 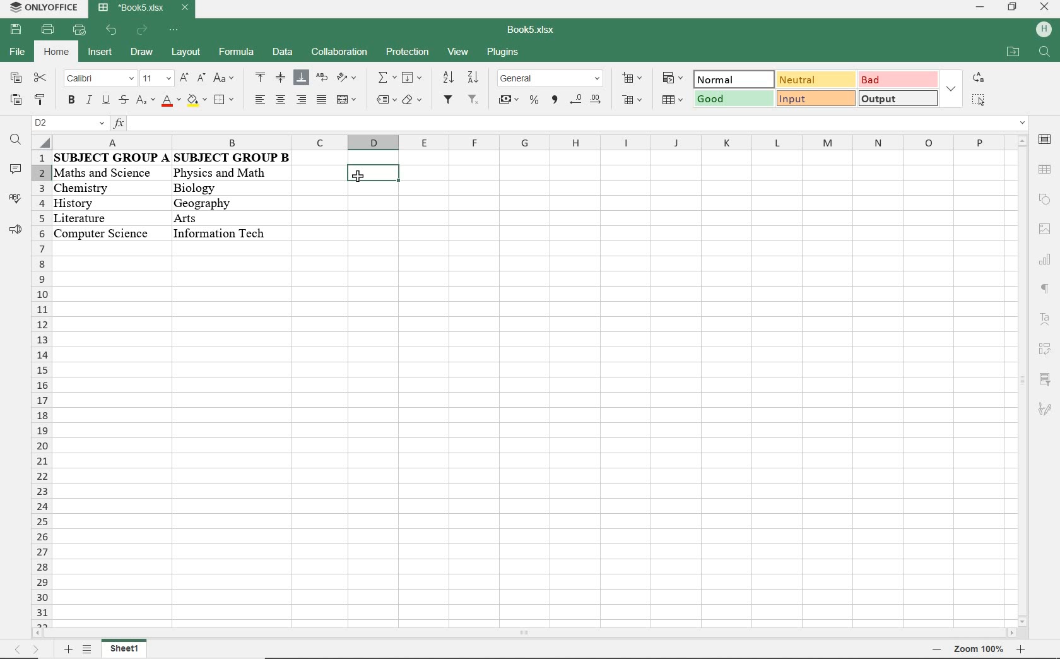 I want to click on scrollbar, so click(x=1020, y=381).